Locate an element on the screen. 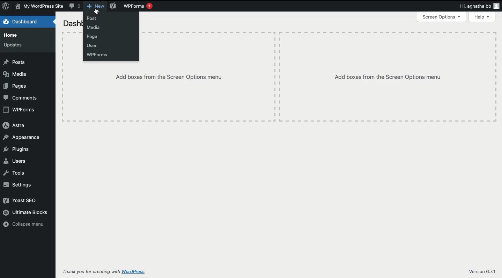  Tools is located at coordinates (15, 174).